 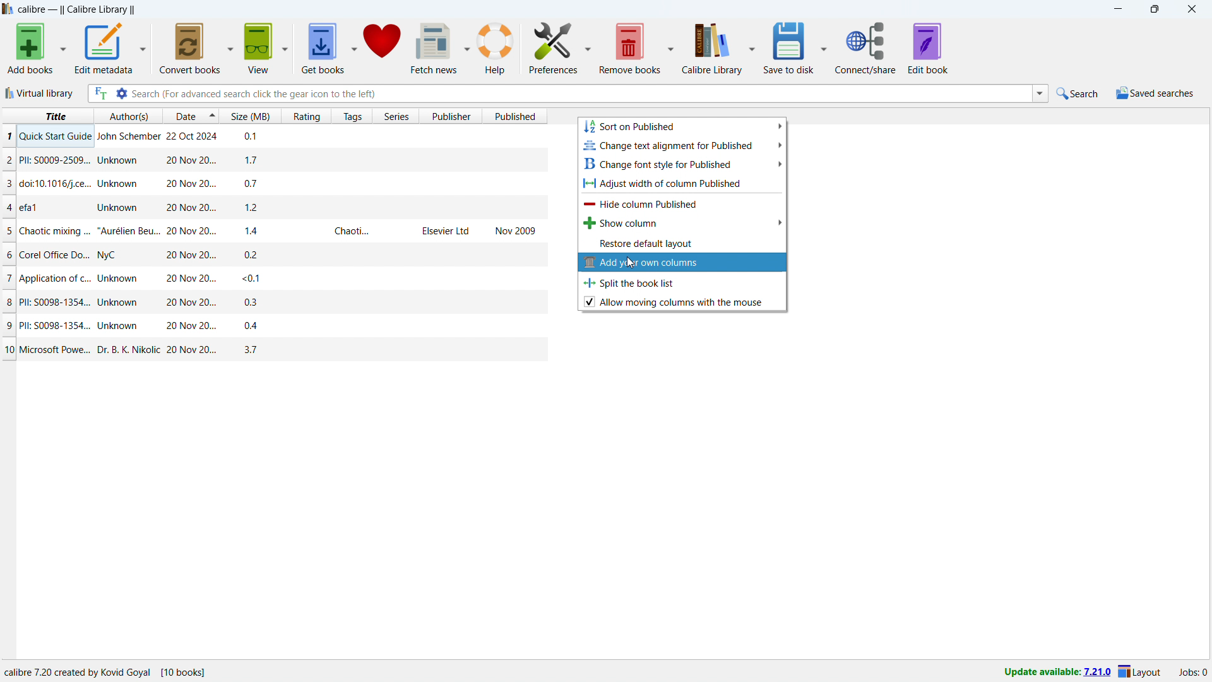 I want to click on preferences options, so click(x=588, y=47).